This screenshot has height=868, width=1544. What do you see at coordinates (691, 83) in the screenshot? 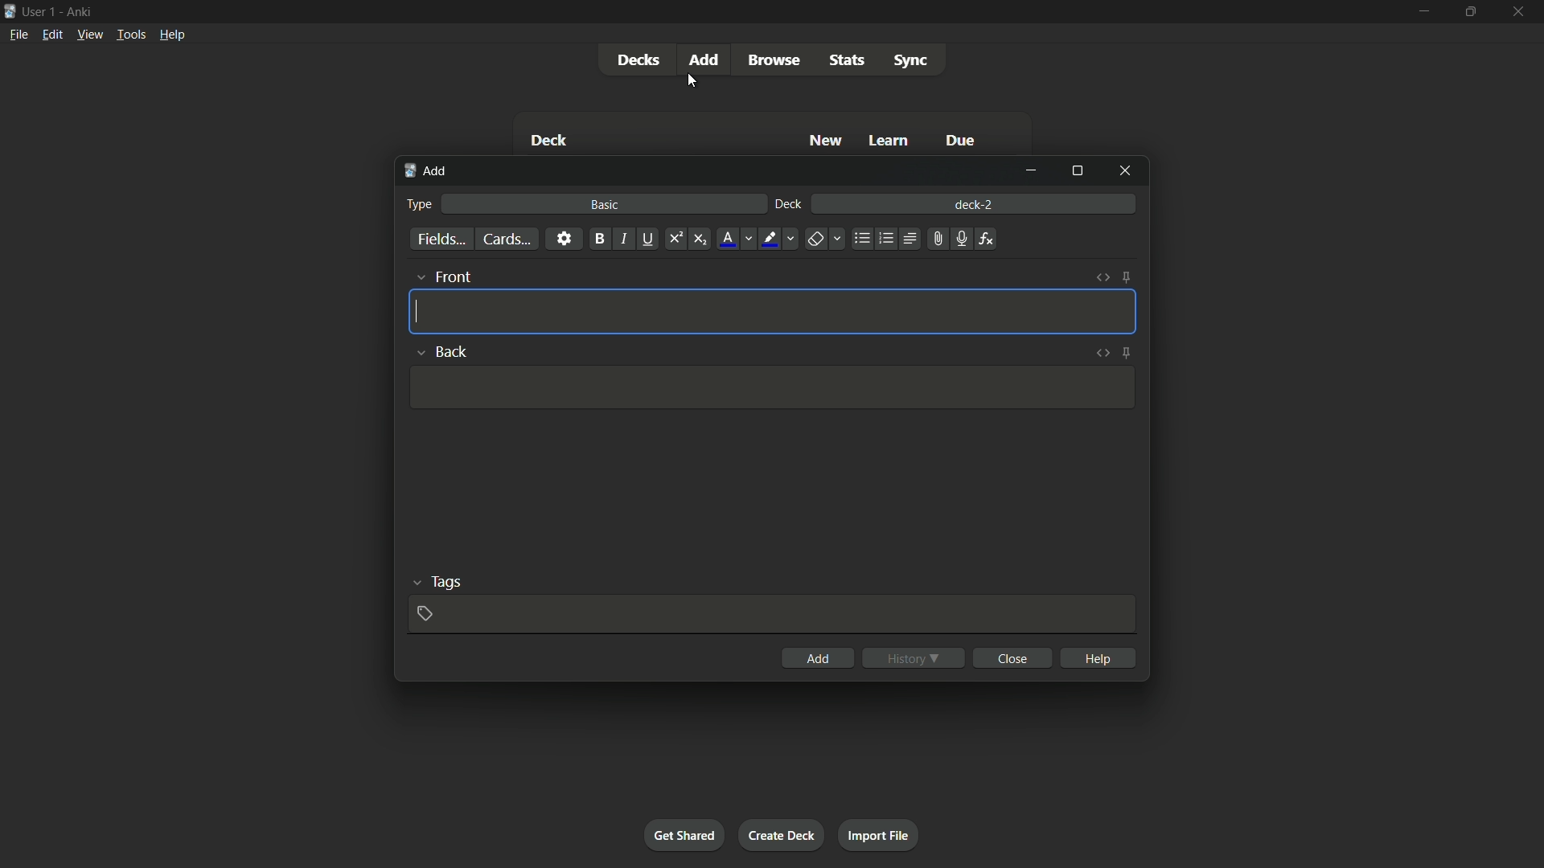
I see `cursor` at bounding box center [691, 83].